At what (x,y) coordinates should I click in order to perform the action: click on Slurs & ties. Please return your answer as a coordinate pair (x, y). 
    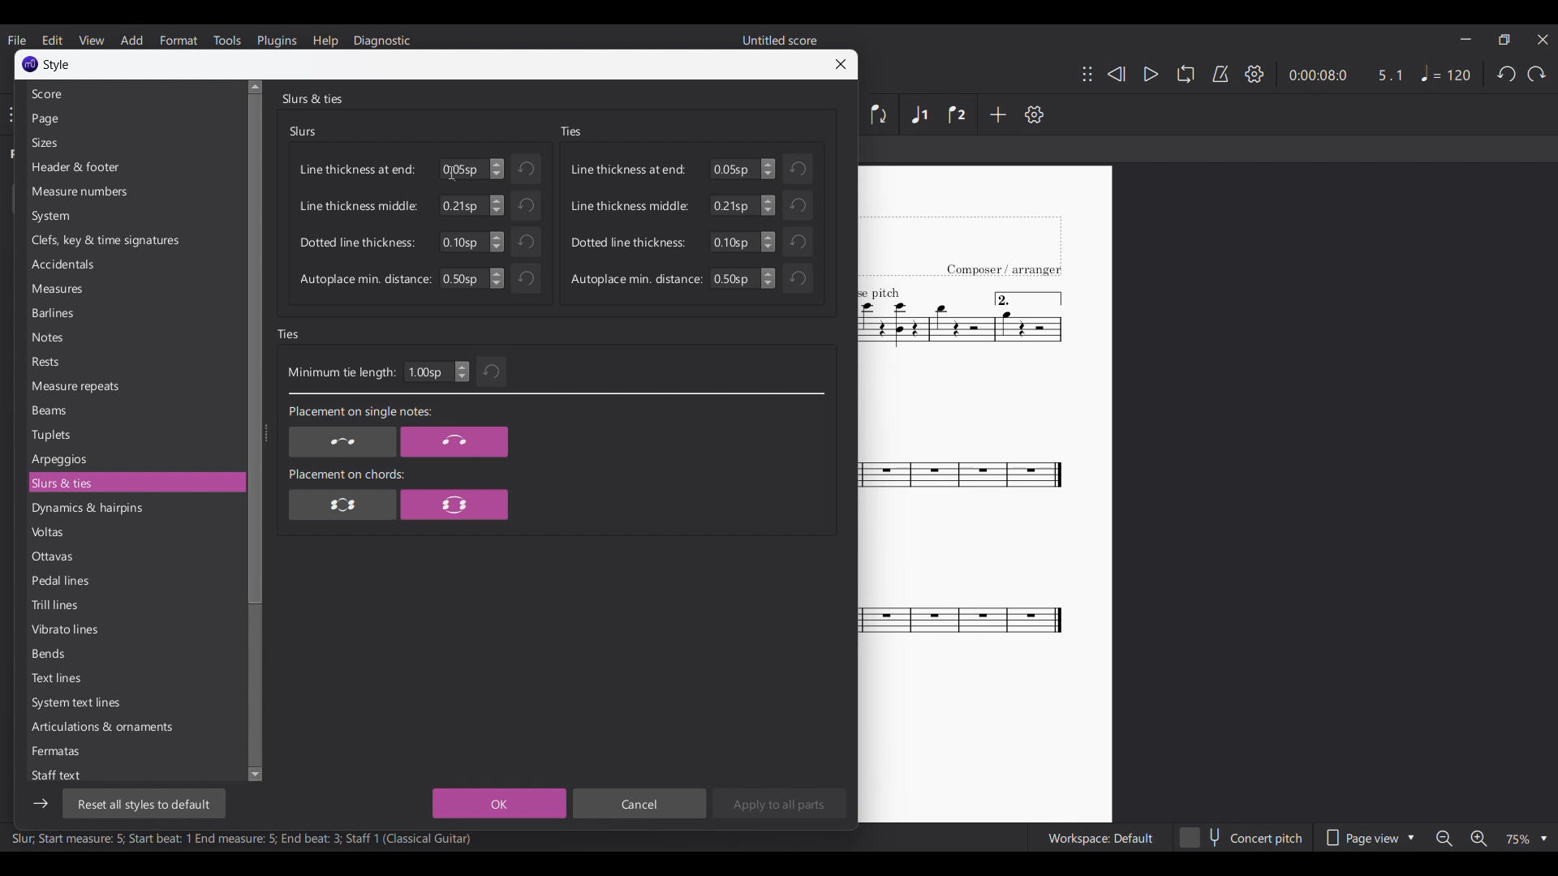
    Looking at the image, I should click on (312, 98).